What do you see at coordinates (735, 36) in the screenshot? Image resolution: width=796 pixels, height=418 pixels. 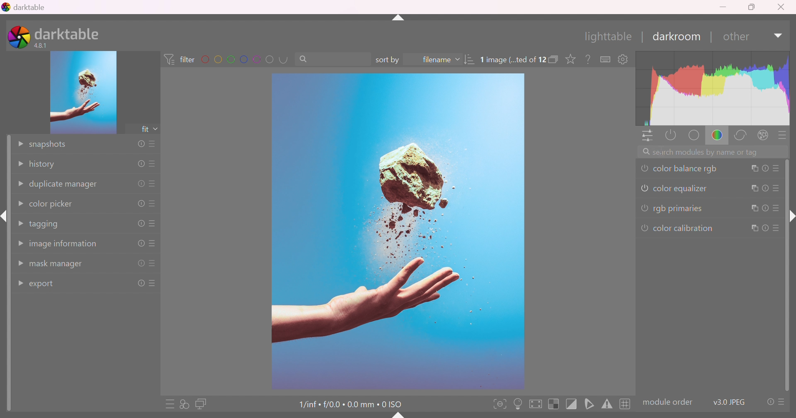 I see `down` at bounding box center [735, 36].